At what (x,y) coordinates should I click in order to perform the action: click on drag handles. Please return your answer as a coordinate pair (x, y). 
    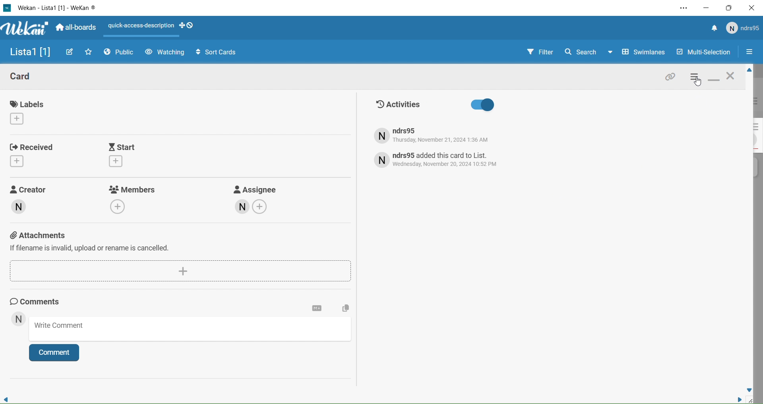
    Looking at the image, I should click on (190, 25).